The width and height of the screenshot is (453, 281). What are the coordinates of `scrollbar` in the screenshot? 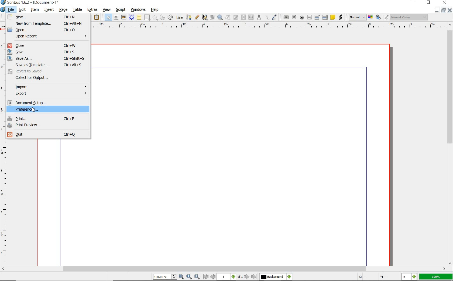 It's located at (224, 269).